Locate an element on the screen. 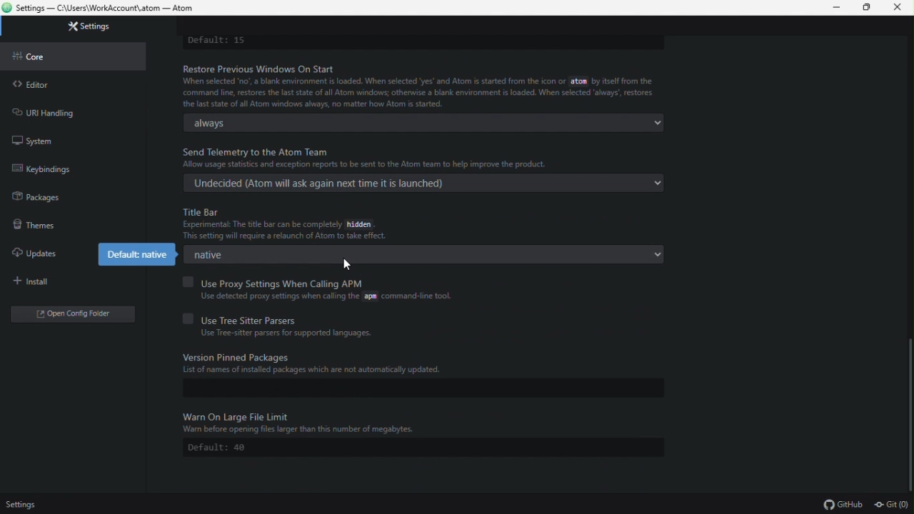  cursor is located at coordinates (347, 266).